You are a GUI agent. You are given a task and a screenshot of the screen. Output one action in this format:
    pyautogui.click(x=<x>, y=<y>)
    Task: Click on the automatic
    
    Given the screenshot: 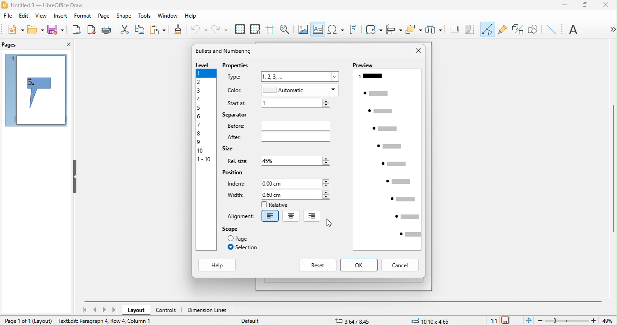 What is the action you would take?
    pyautogui.click(x=296, y=90)
    